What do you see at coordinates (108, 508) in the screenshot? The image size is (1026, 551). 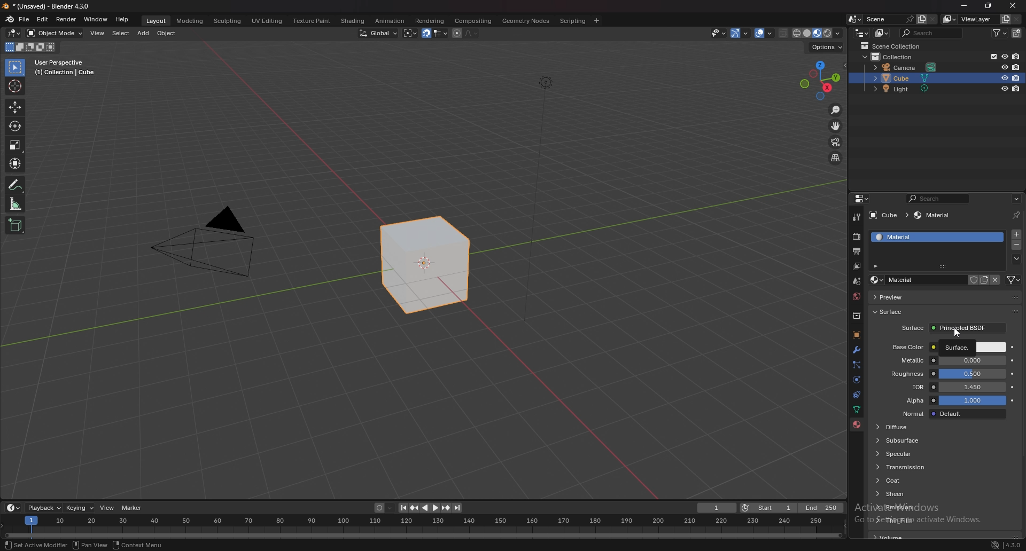 I see `view` at bounding box center [108, 508].